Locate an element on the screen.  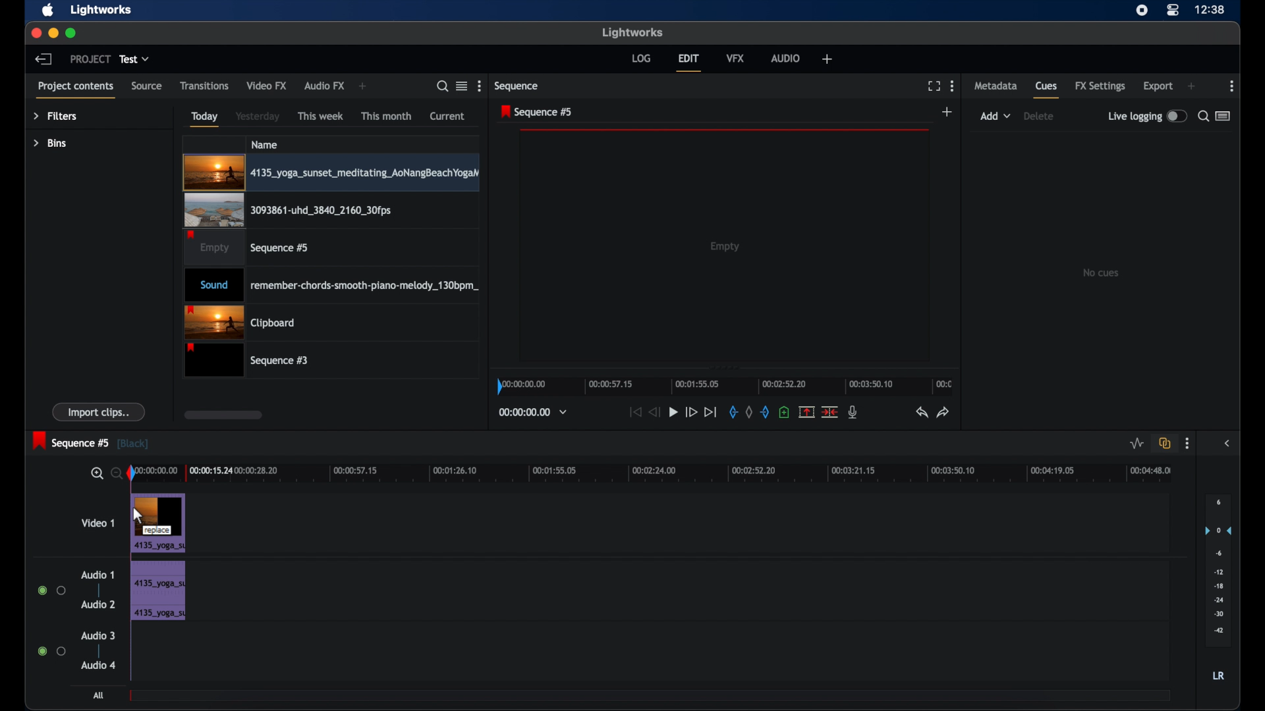
undo is located at coordinates (922, 413).